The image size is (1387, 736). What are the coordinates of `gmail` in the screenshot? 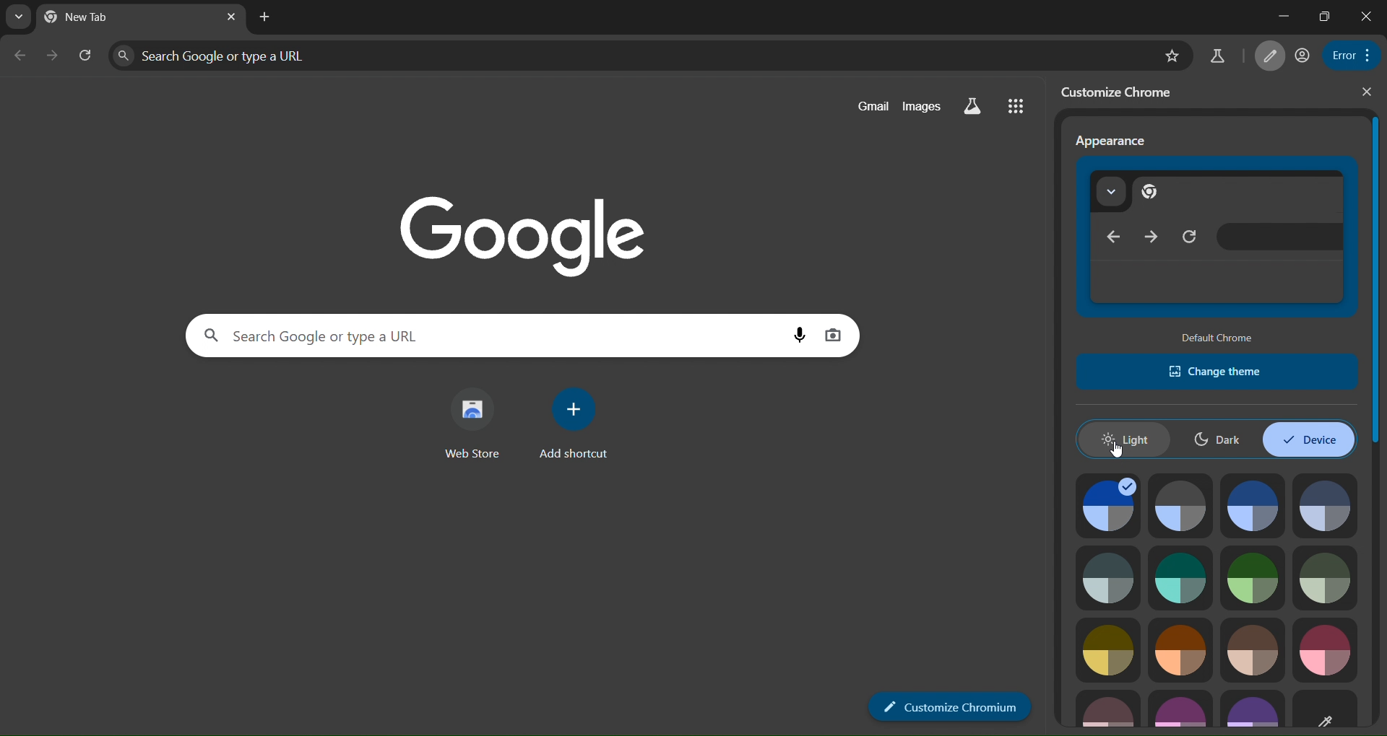 It's located at (875, 104).